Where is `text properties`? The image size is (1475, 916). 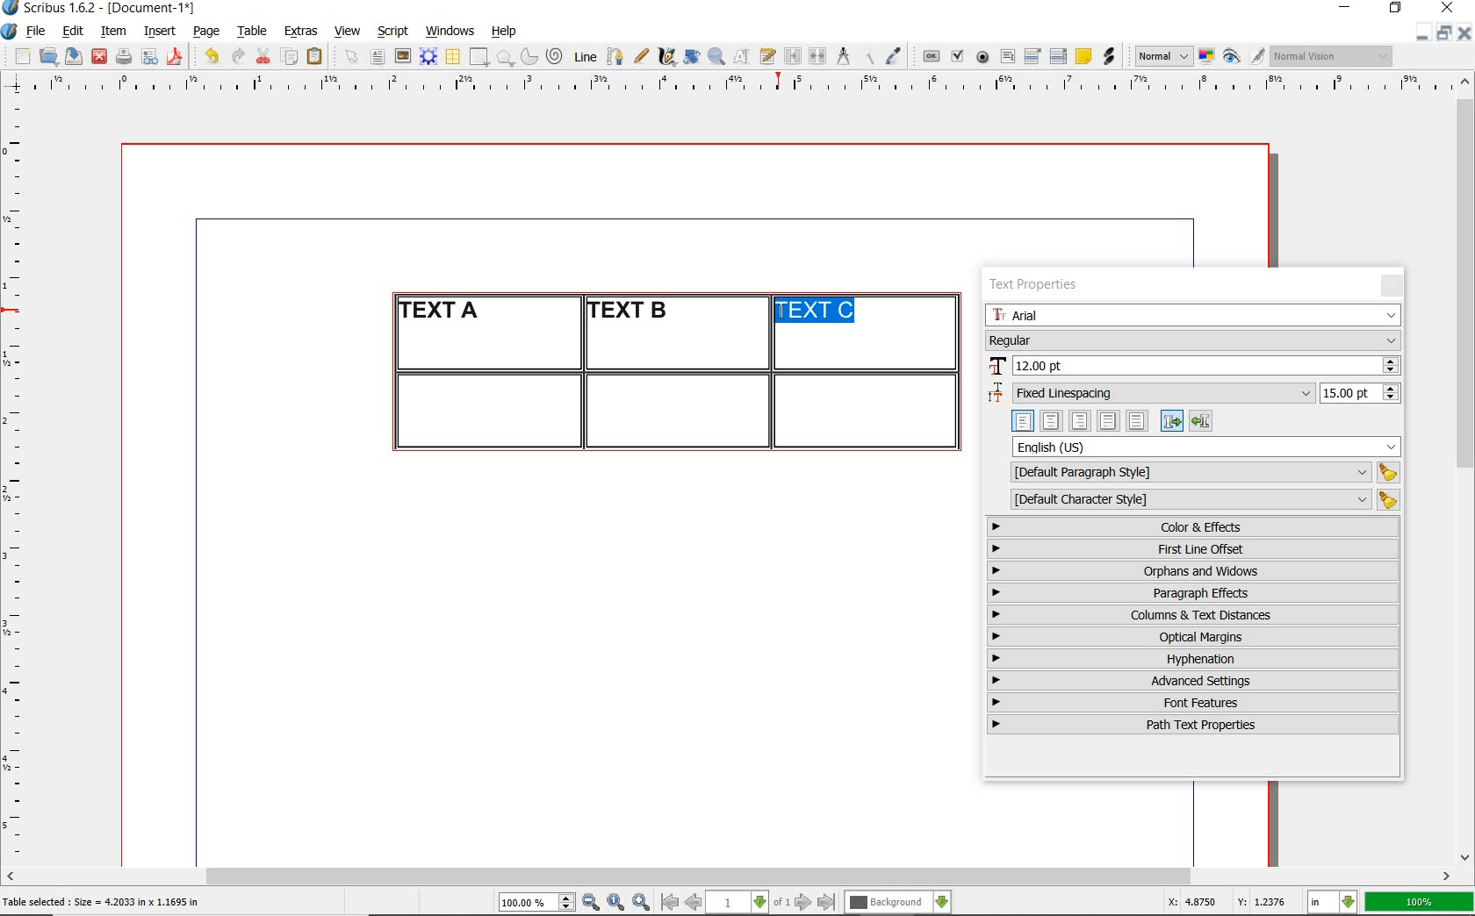 text properties is located at coordinates (1040, 284).